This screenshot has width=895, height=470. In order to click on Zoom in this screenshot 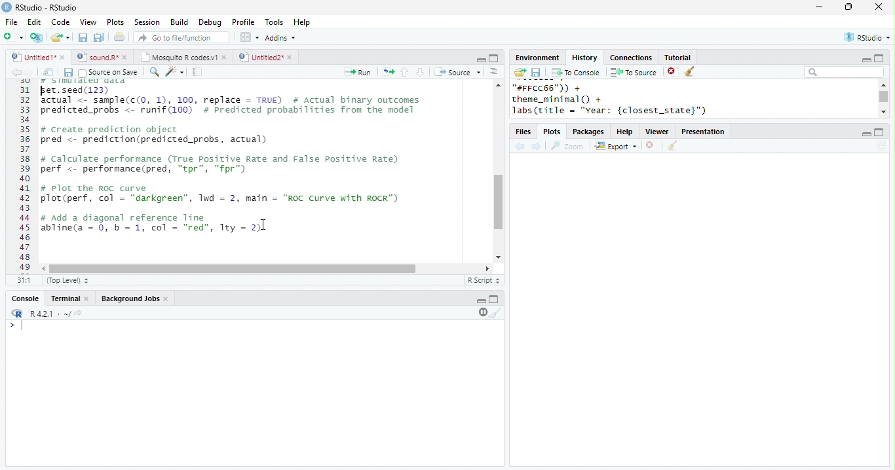, I will do `click(567, 146)`.